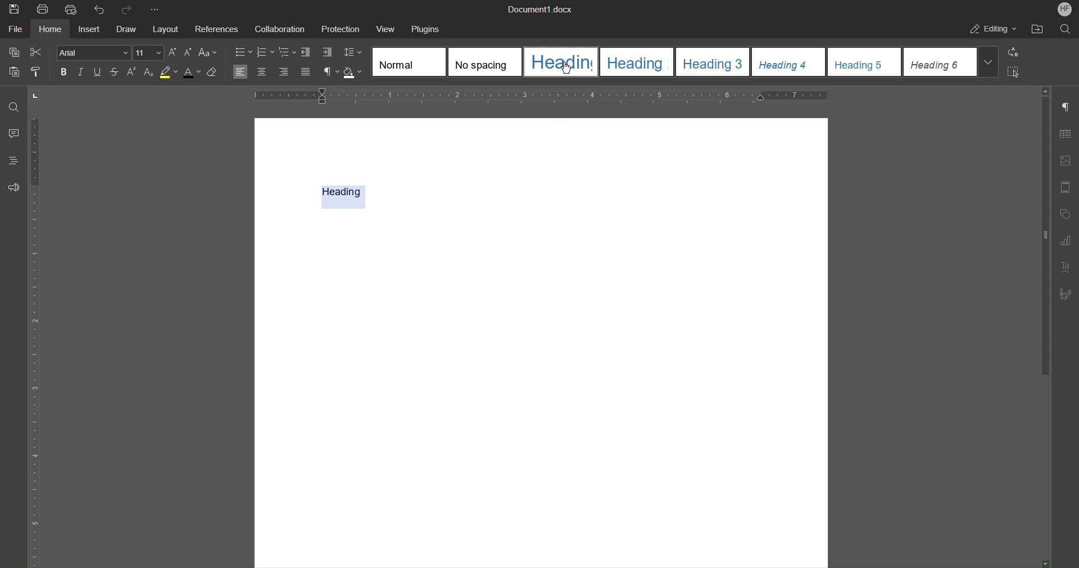  Describe the element at coordinates (14, 30) in the screenshot. I see `File` at that location.